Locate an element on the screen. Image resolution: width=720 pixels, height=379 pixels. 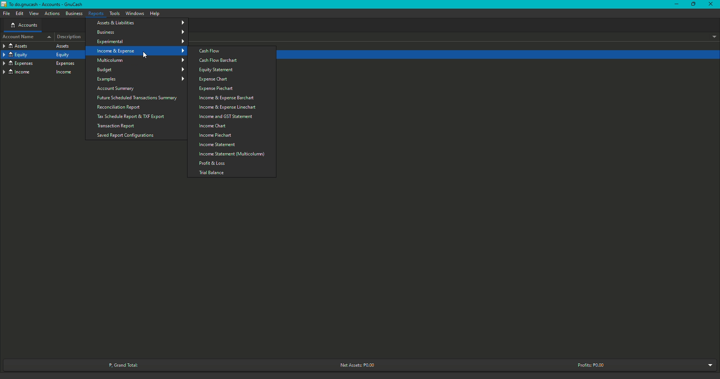
Saved Report Configurations is located at coordinates (127, 135).